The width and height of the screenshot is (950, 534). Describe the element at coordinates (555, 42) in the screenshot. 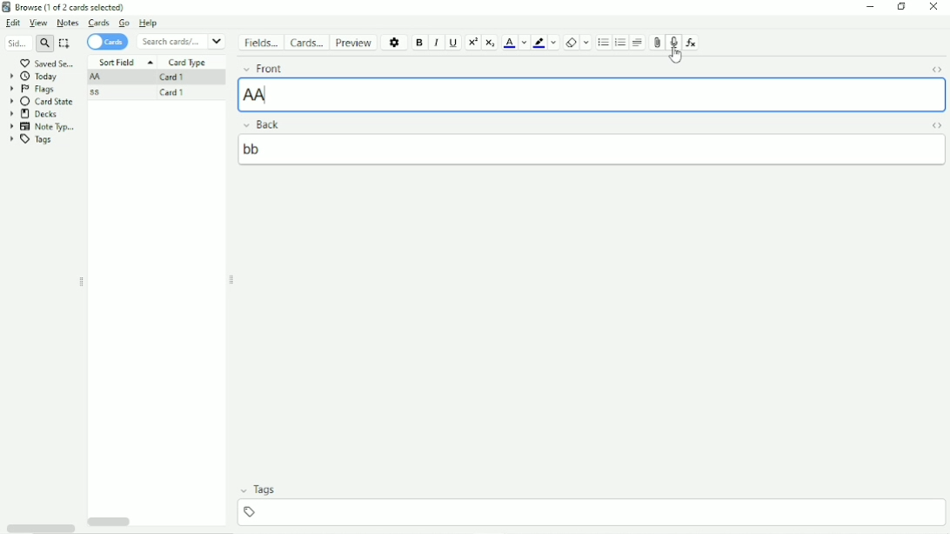

I see `Change color` at that location.